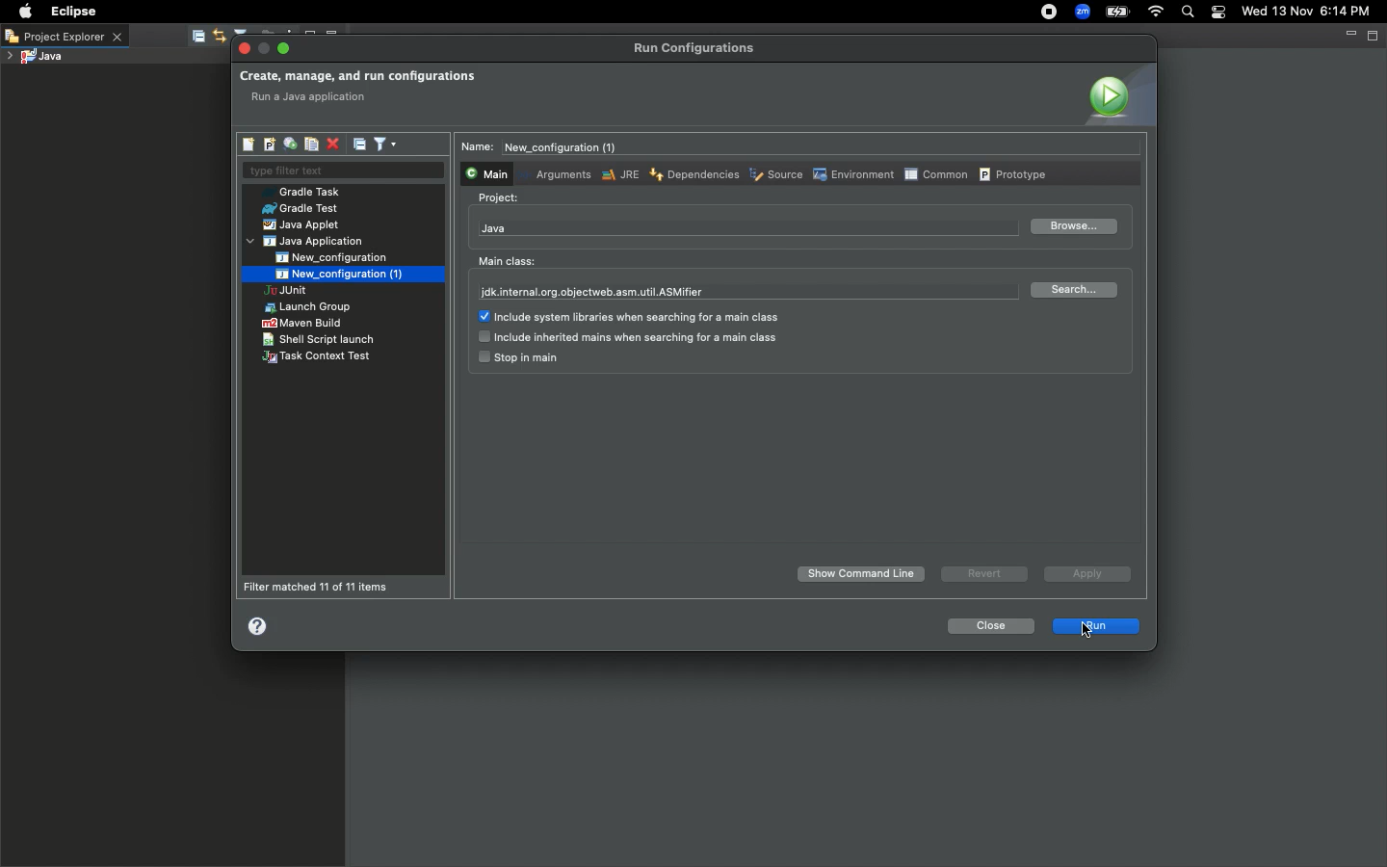 The image size is (1387, 867). I want to click on Close, so click(988, 626).